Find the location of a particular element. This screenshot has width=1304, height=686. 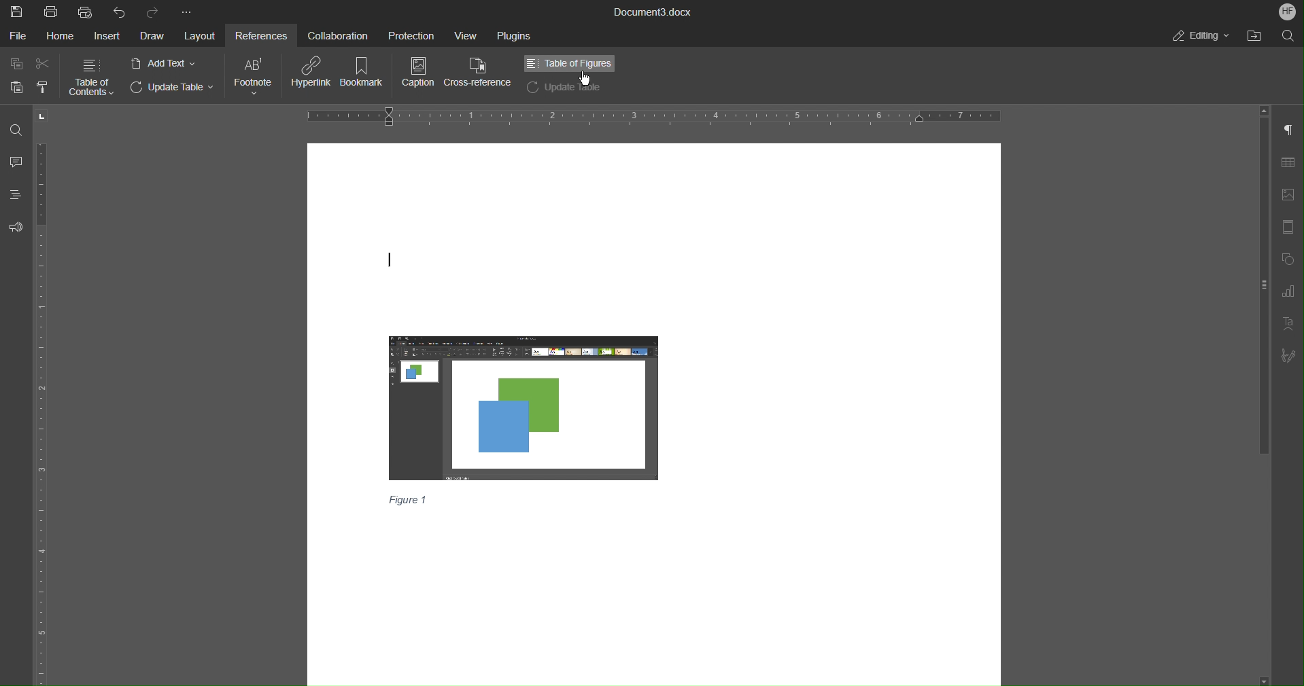

Plugins is located at coordinates (513, 35).